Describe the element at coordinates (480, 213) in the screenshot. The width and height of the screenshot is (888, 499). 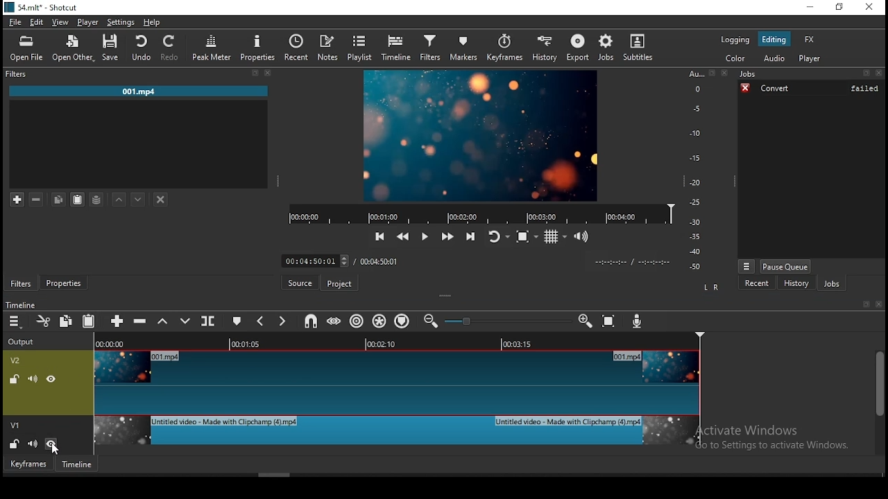
I see `timeline` at that location.